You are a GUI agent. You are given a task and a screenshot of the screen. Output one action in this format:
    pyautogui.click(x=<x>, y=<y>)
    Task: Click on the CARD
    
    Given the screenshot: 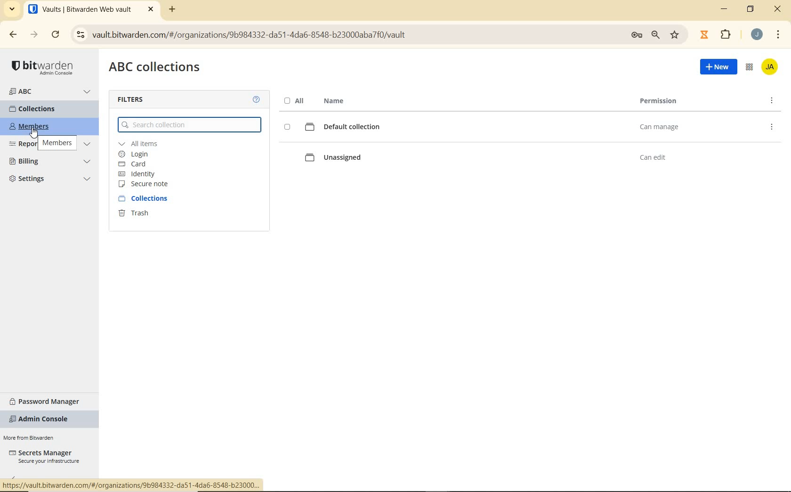 What is the action you would take?
    pyautogui.click(x=138, y=164)
    